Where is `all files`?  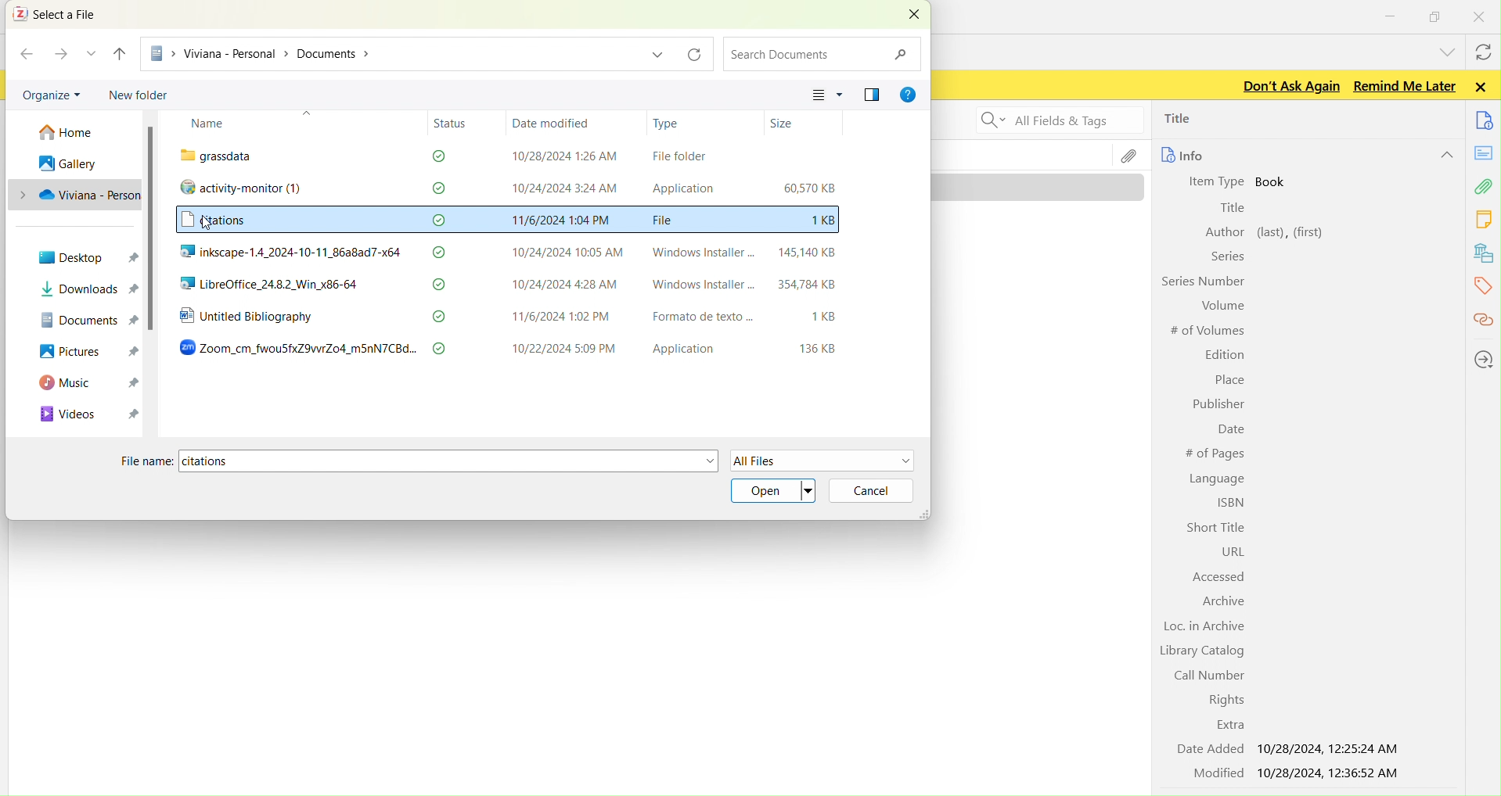 all files is located at coordinates (819, 460).